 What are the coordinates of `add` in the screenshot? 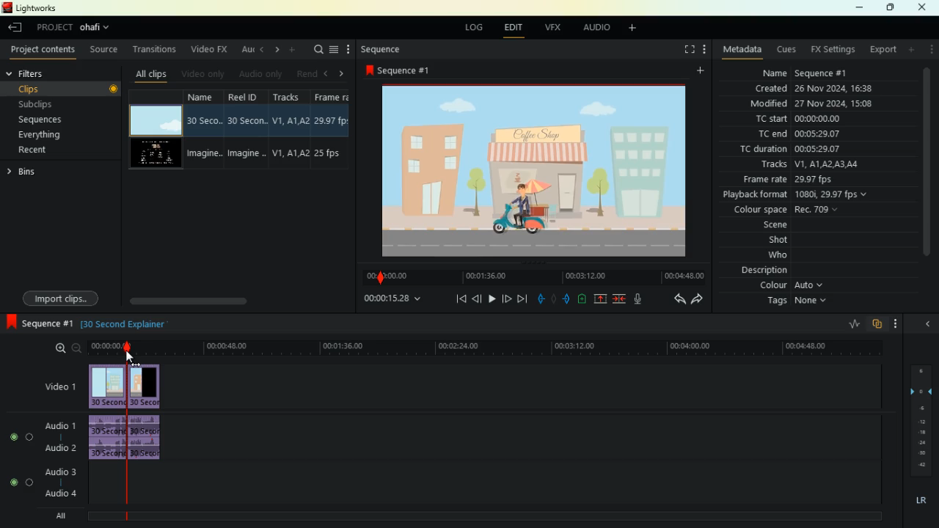 It's located at (295, 50).